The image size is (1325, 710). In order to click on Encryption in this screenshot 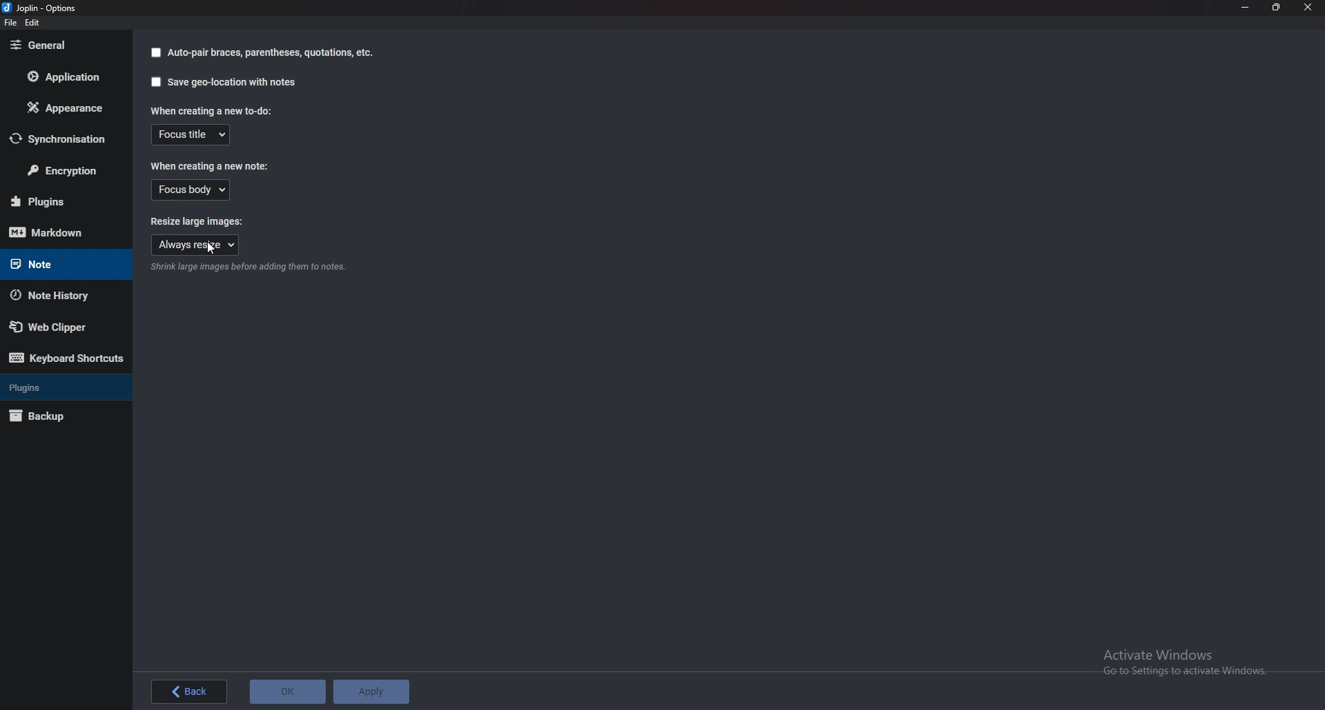, I will do `click(66, 171)`.